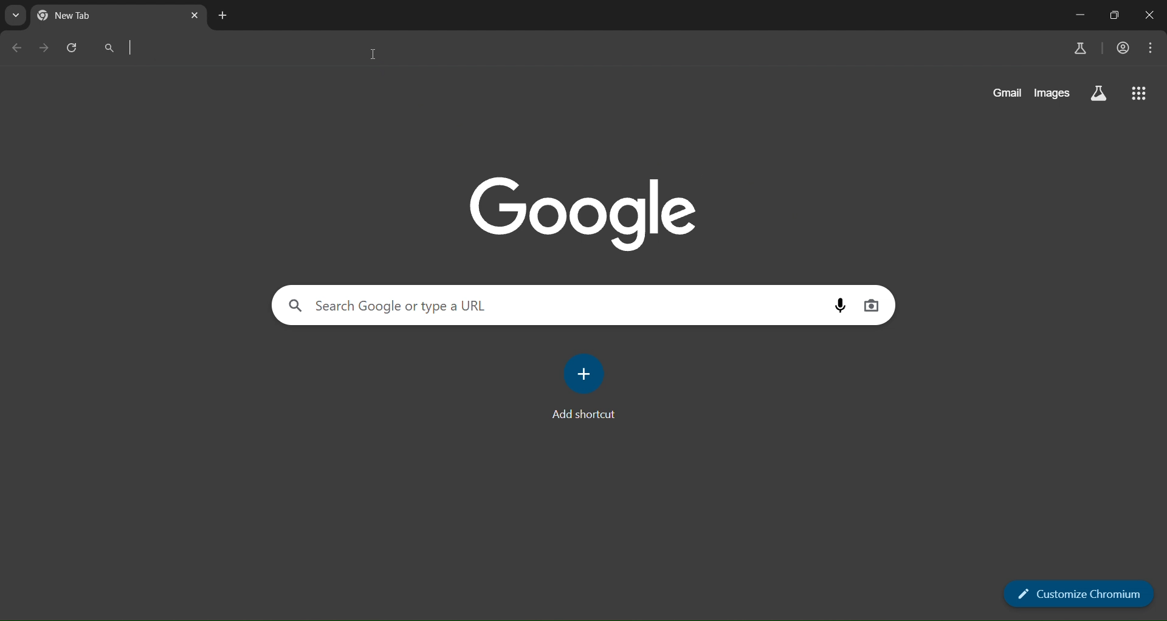 This screenshot has width=1167, height=621. What do you see at coordinates (1122, 47) in the screenshot?
I see `account` at bounding box center [1122, 47].